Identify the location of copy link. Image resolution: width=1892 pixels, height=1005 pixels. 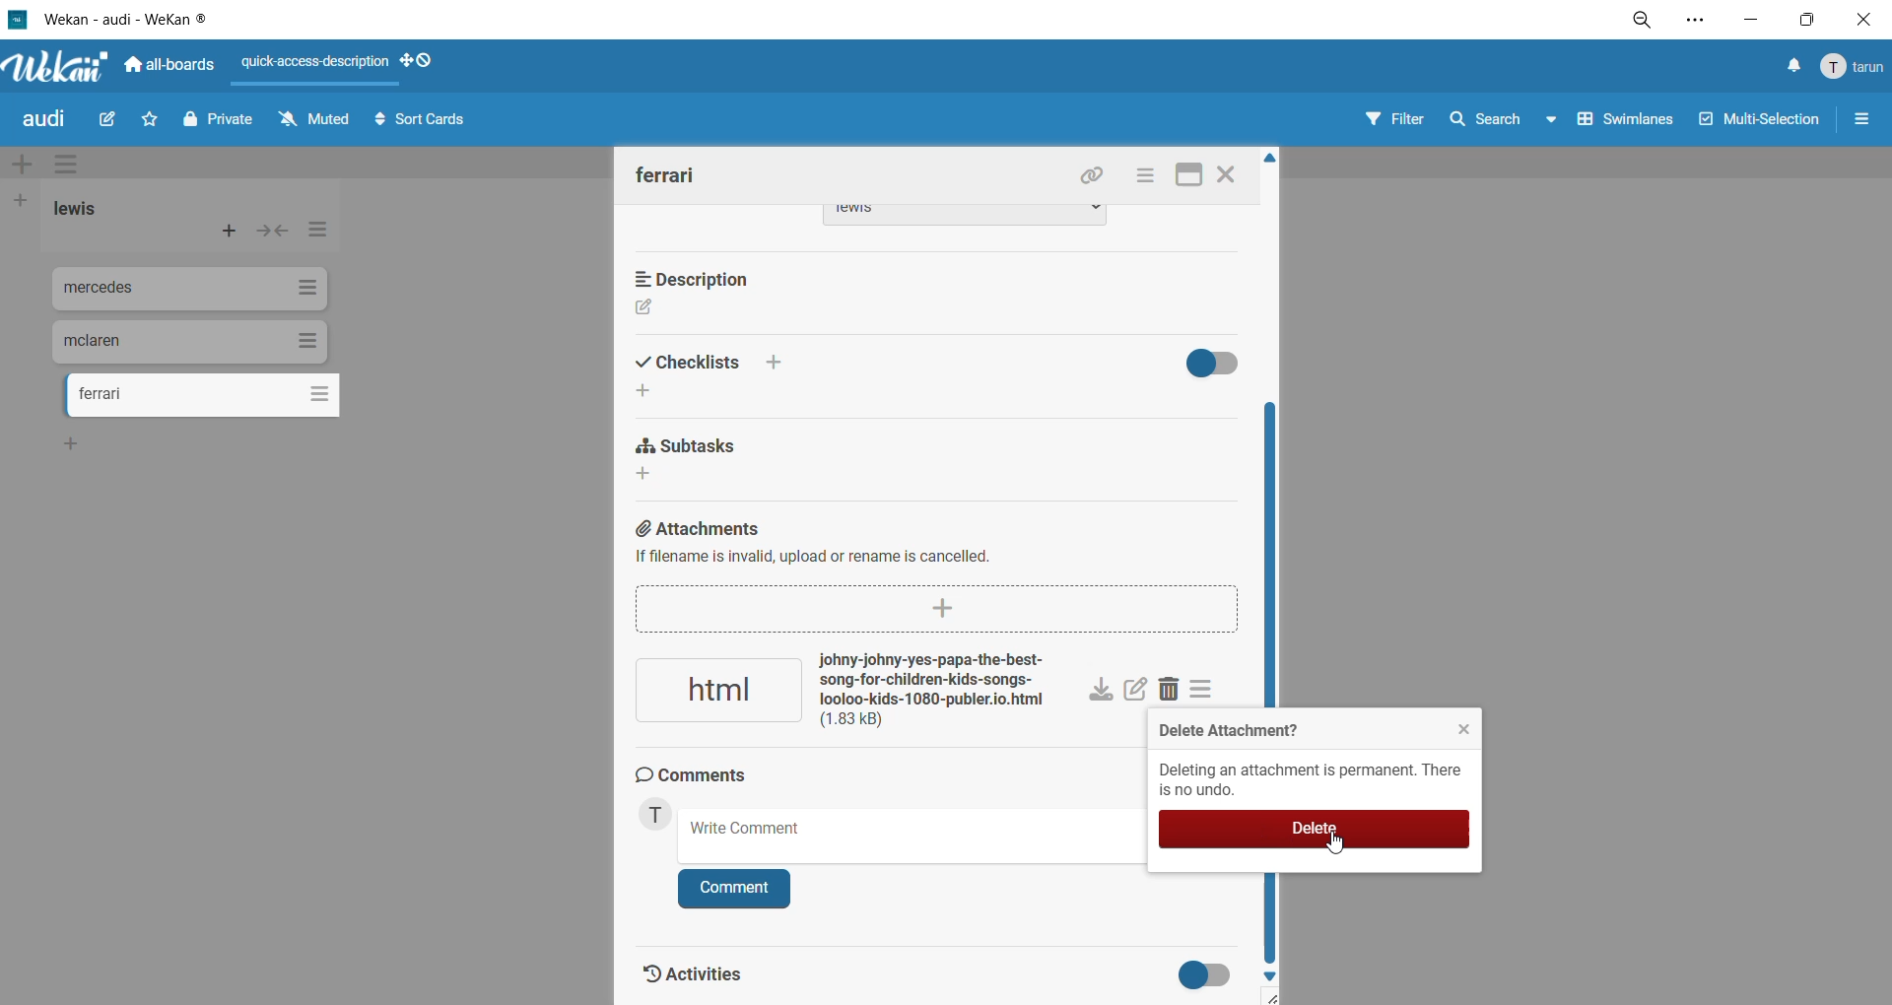
(1097, 178).